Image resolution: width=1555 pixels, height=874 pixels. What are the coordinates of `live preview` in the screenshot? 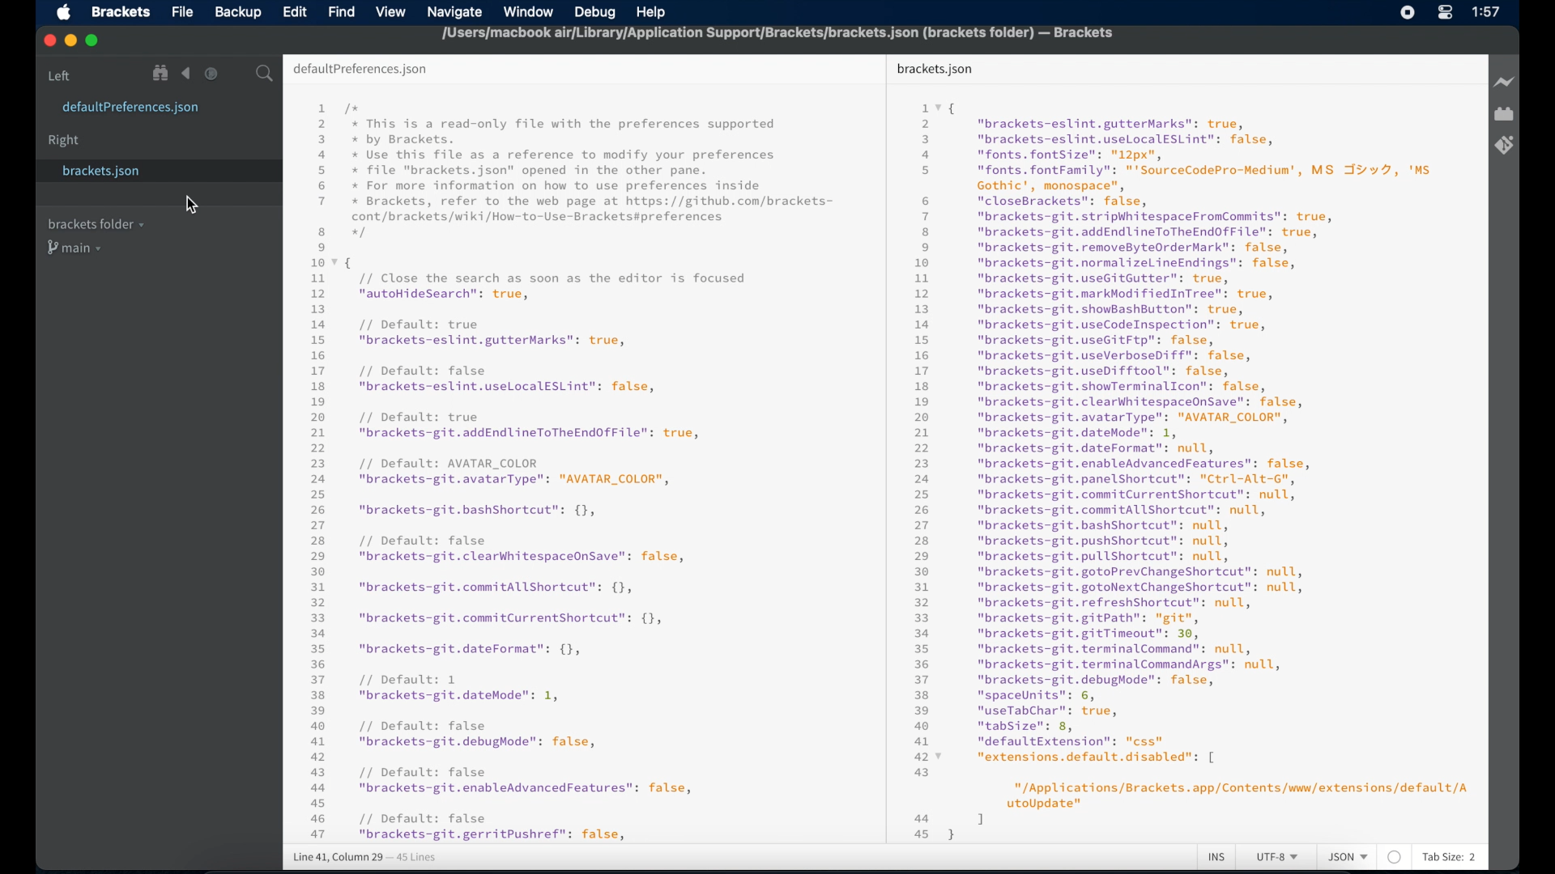 It's located at (1503, 82).